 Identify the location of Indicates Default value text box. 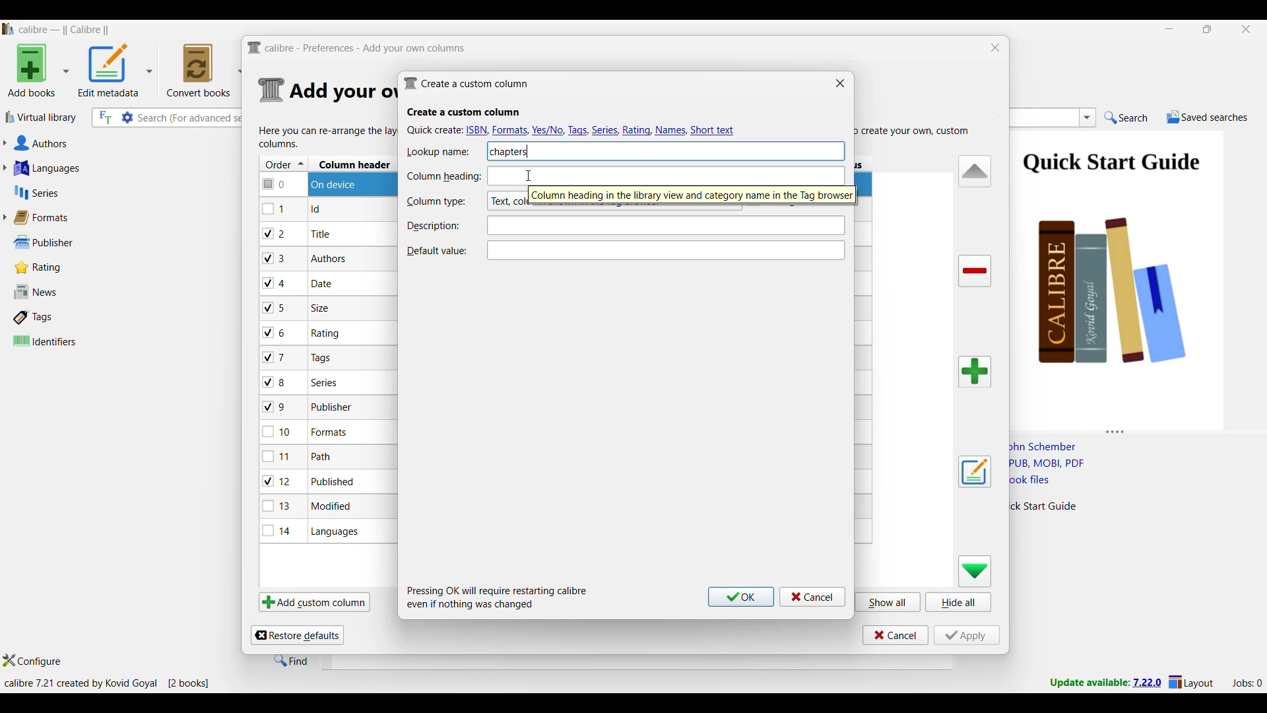
(436, 251).